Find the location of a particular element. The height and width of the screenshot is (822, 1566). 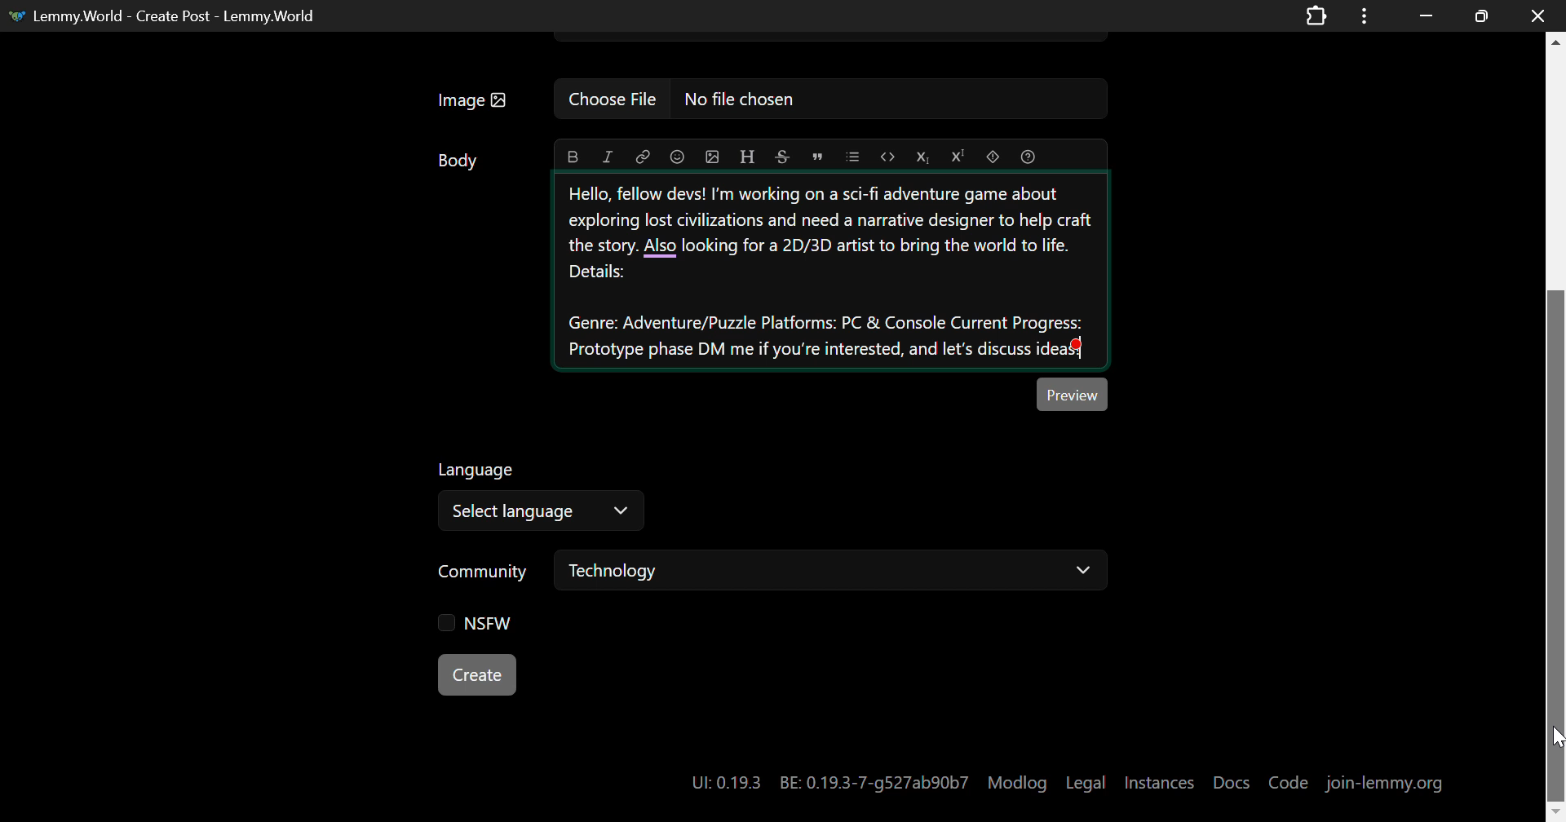

Body is located at coordinates (459, 161).